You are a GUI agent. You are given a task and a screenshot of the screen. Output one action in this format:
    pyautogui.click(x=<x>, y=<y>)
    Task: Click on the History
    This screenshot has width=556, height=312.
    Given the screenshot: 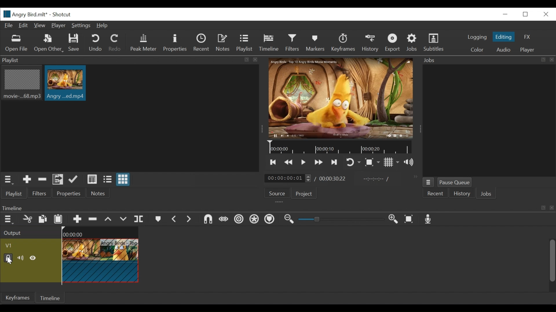 What is the action you would take?
    pyautogui.click(x=461, y=193)
    